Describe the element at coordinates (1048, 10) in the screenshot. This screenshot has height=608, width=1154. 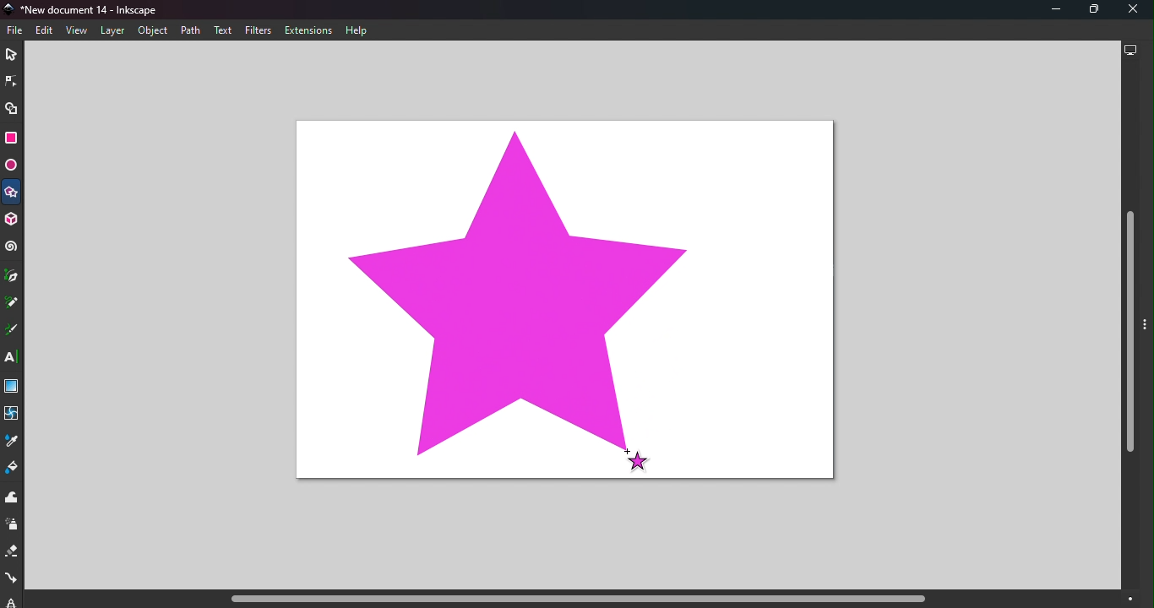
I see `Minimize ` at that location.